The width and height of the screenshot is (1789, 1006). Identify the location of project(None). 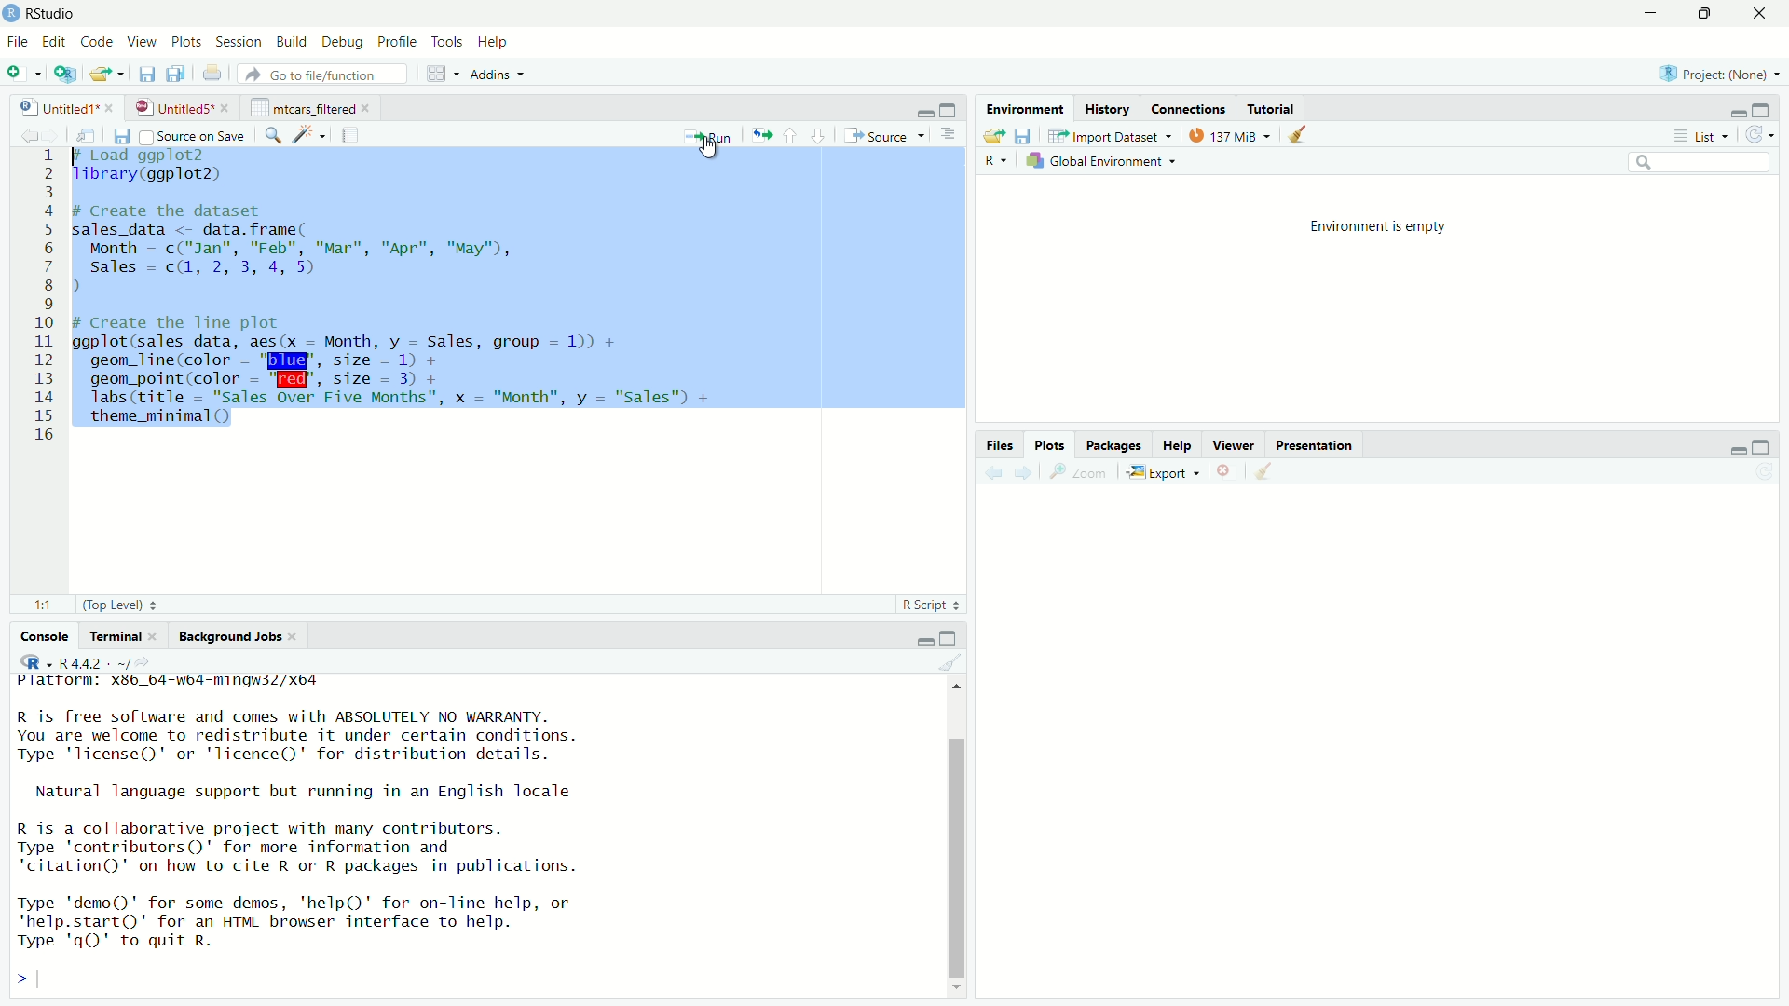
(1713, 74).